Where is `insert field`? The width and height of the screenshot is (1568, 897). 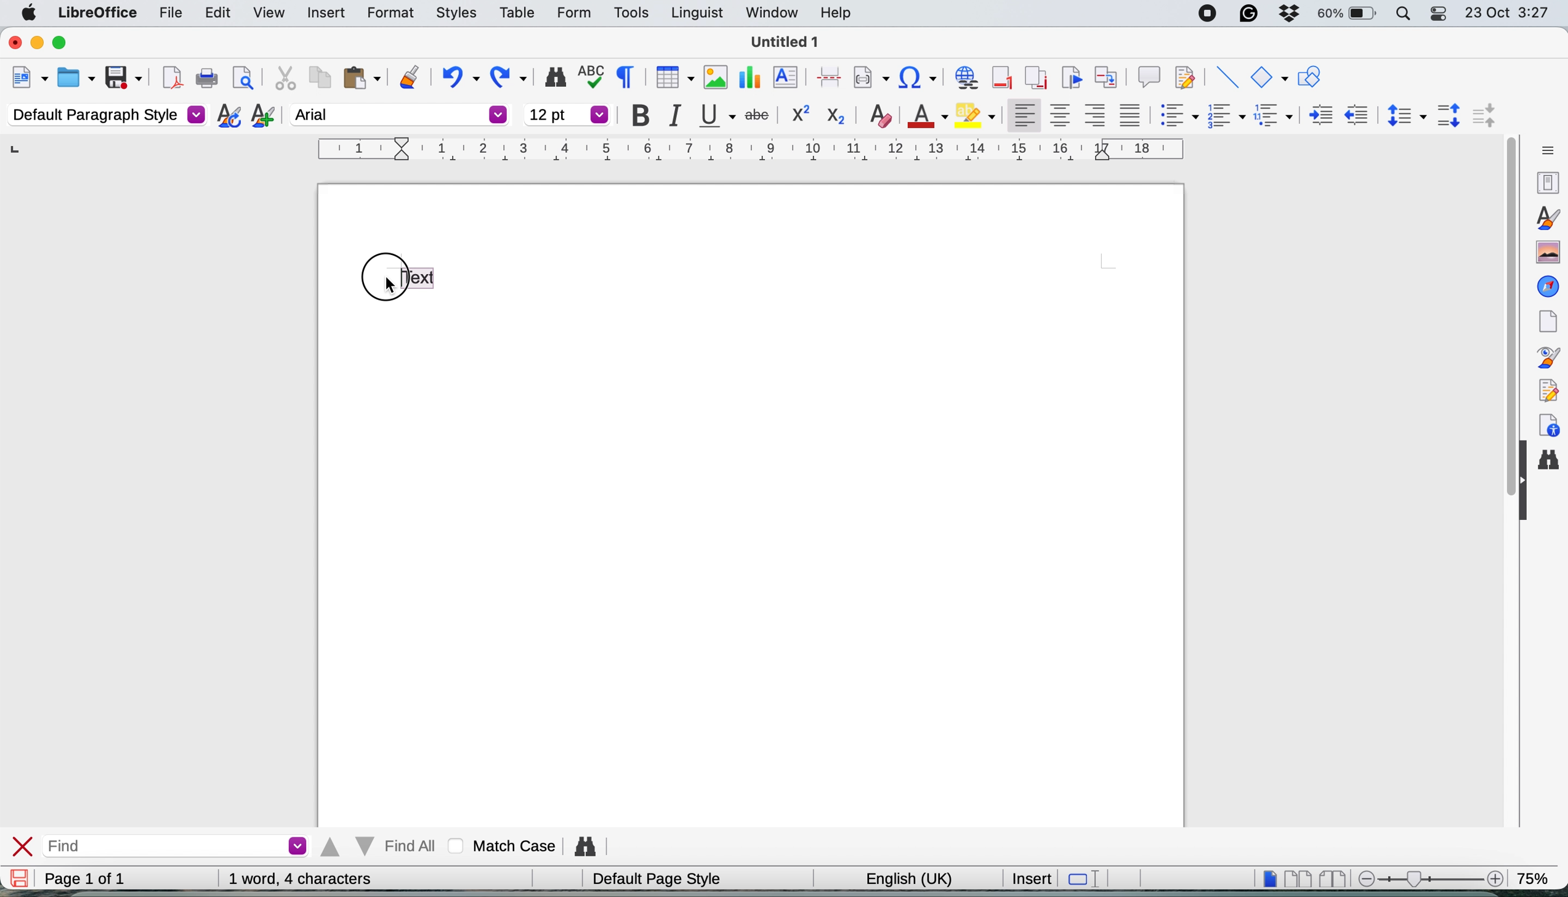 insert field is located at coordinates (873, 76).